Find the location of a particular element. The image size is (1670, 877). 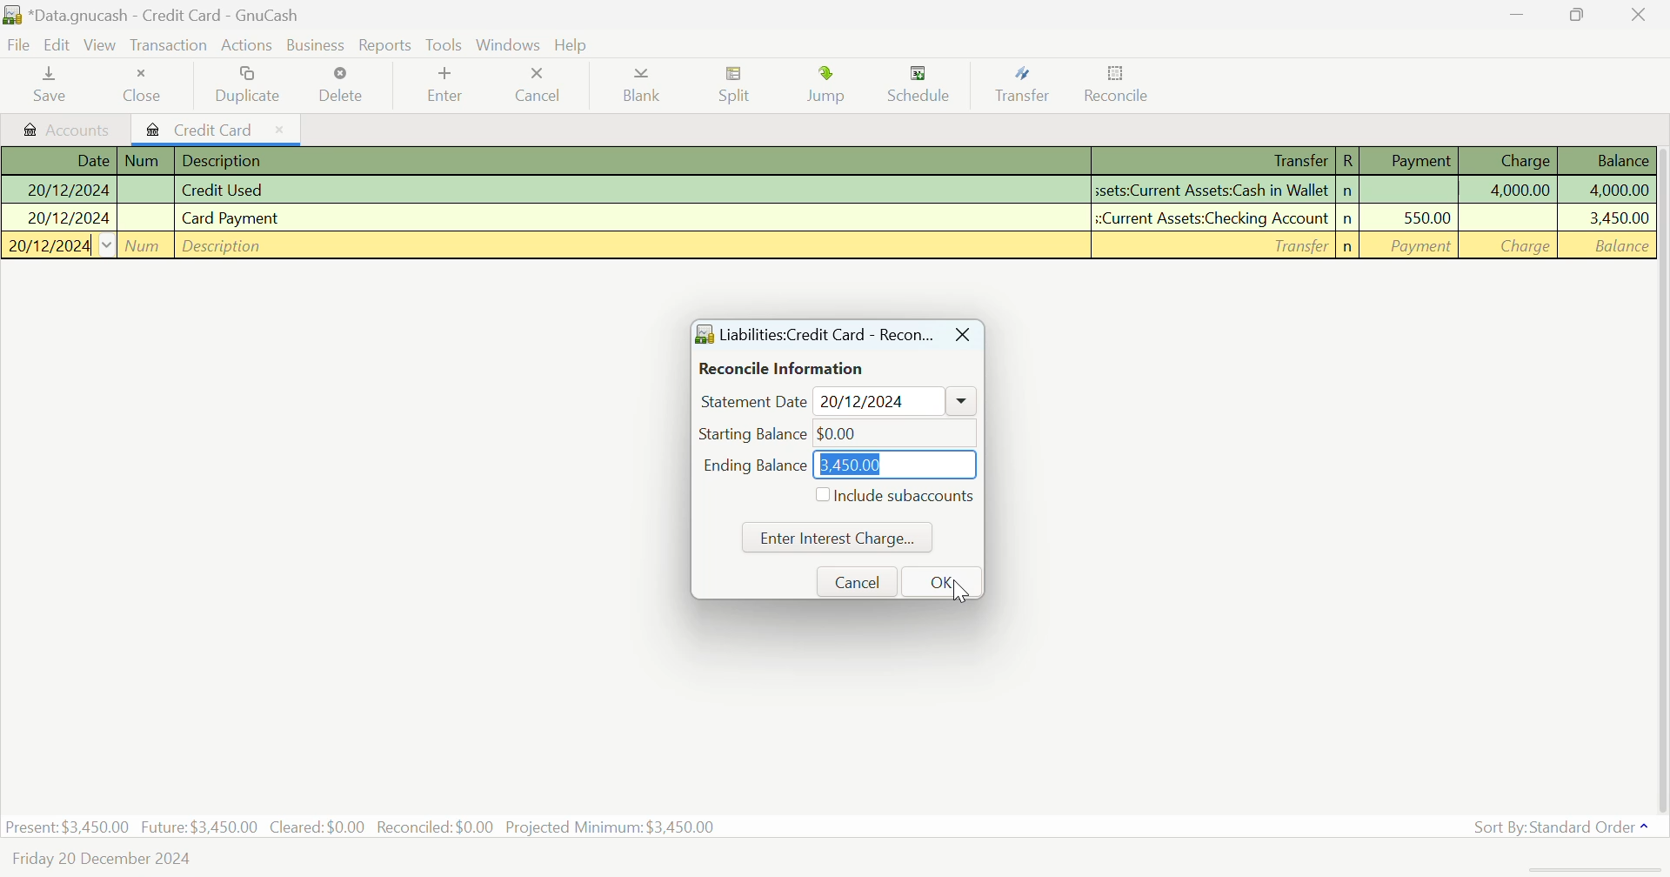

Enter Interest Charge is located at coordinates (834, 537).